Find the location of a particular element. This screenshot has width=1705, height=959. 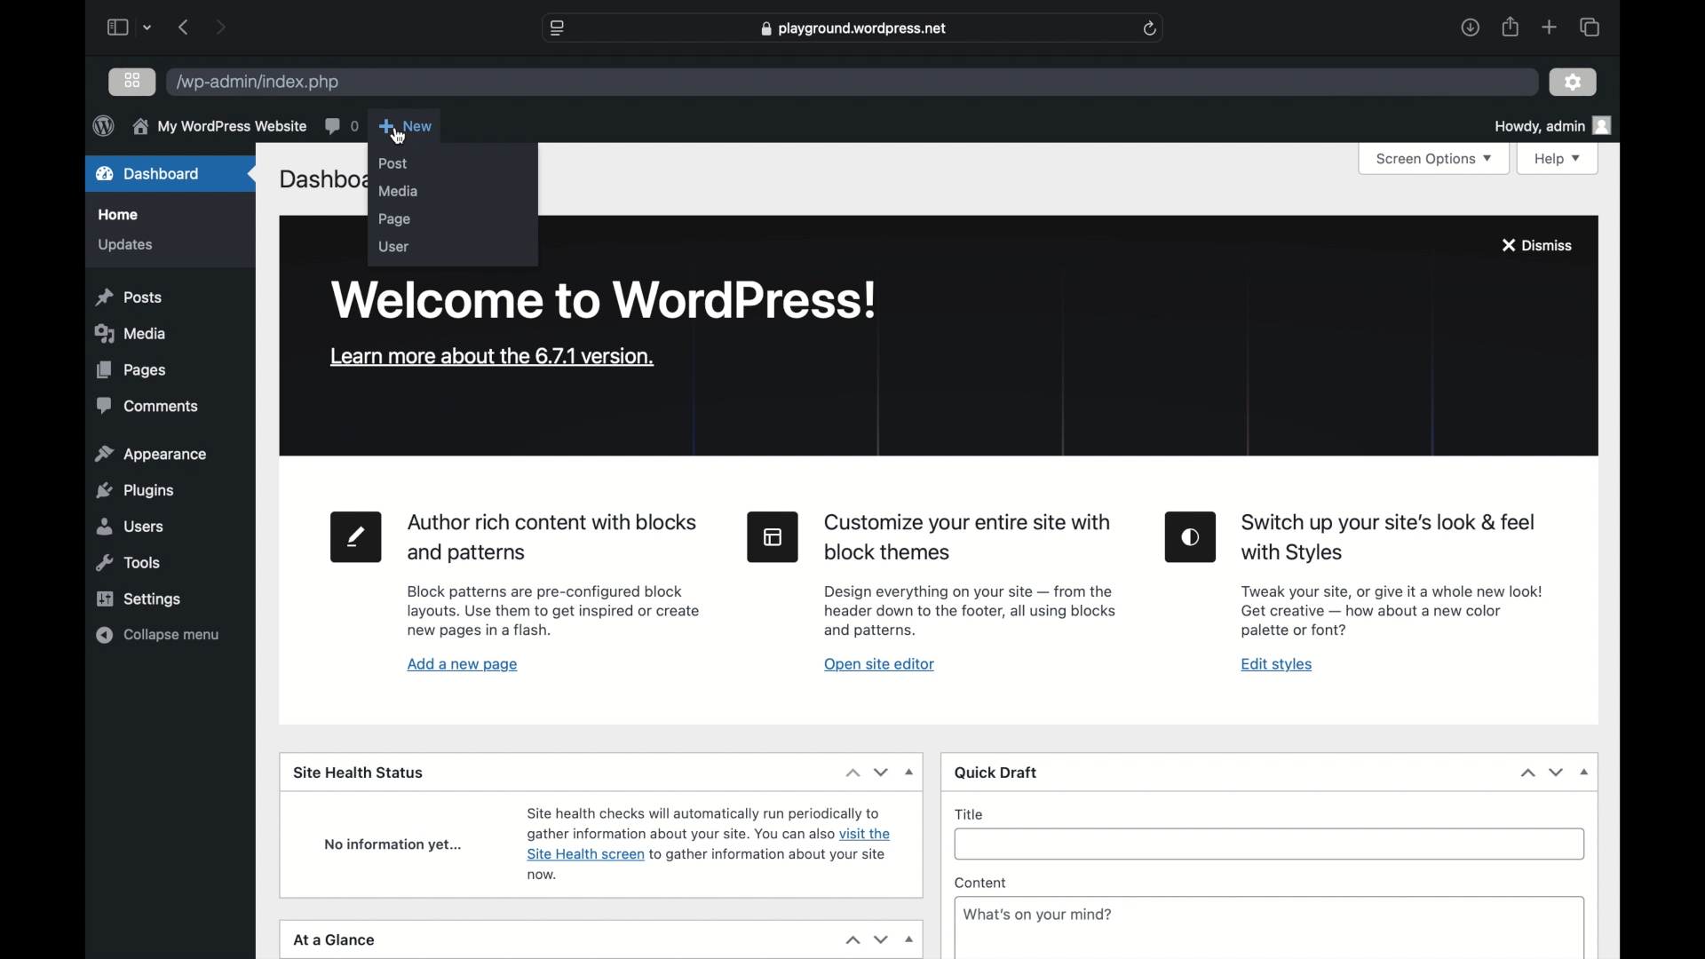

downloads is located at coordinates (1470, 27).